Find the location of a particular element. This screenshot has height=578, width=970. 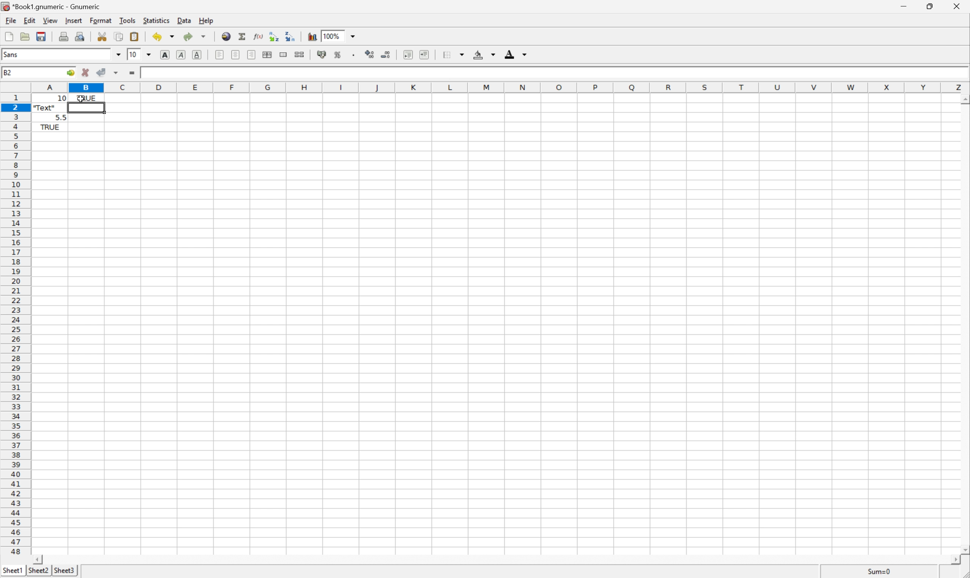

Accept changes in multiple cells is located at coordinates (116, 73).